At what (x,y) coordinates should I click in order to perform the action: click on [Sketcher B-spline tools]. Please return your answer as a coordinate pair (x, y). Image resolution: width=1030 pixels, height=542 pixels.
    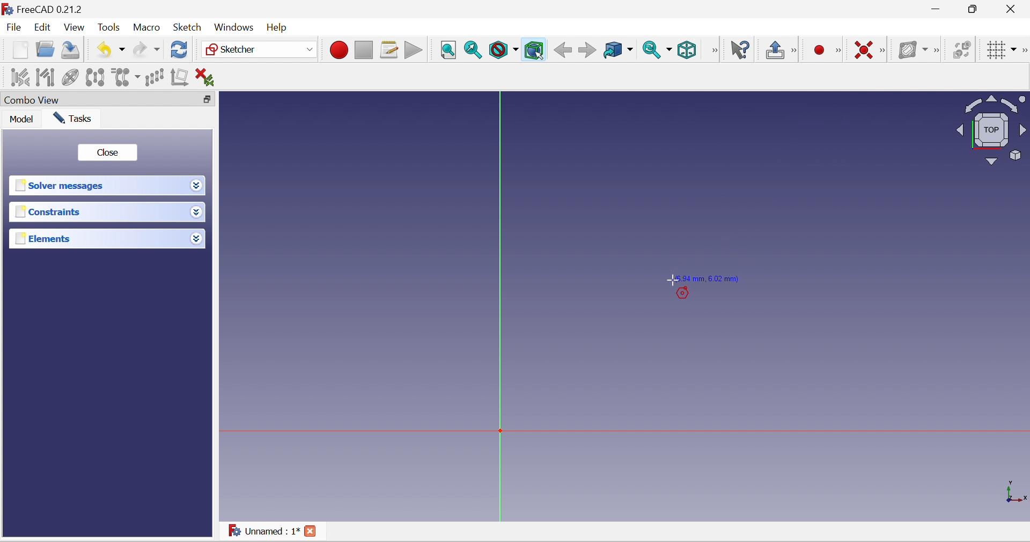
    Looking at the image, I should click on (939, 50).